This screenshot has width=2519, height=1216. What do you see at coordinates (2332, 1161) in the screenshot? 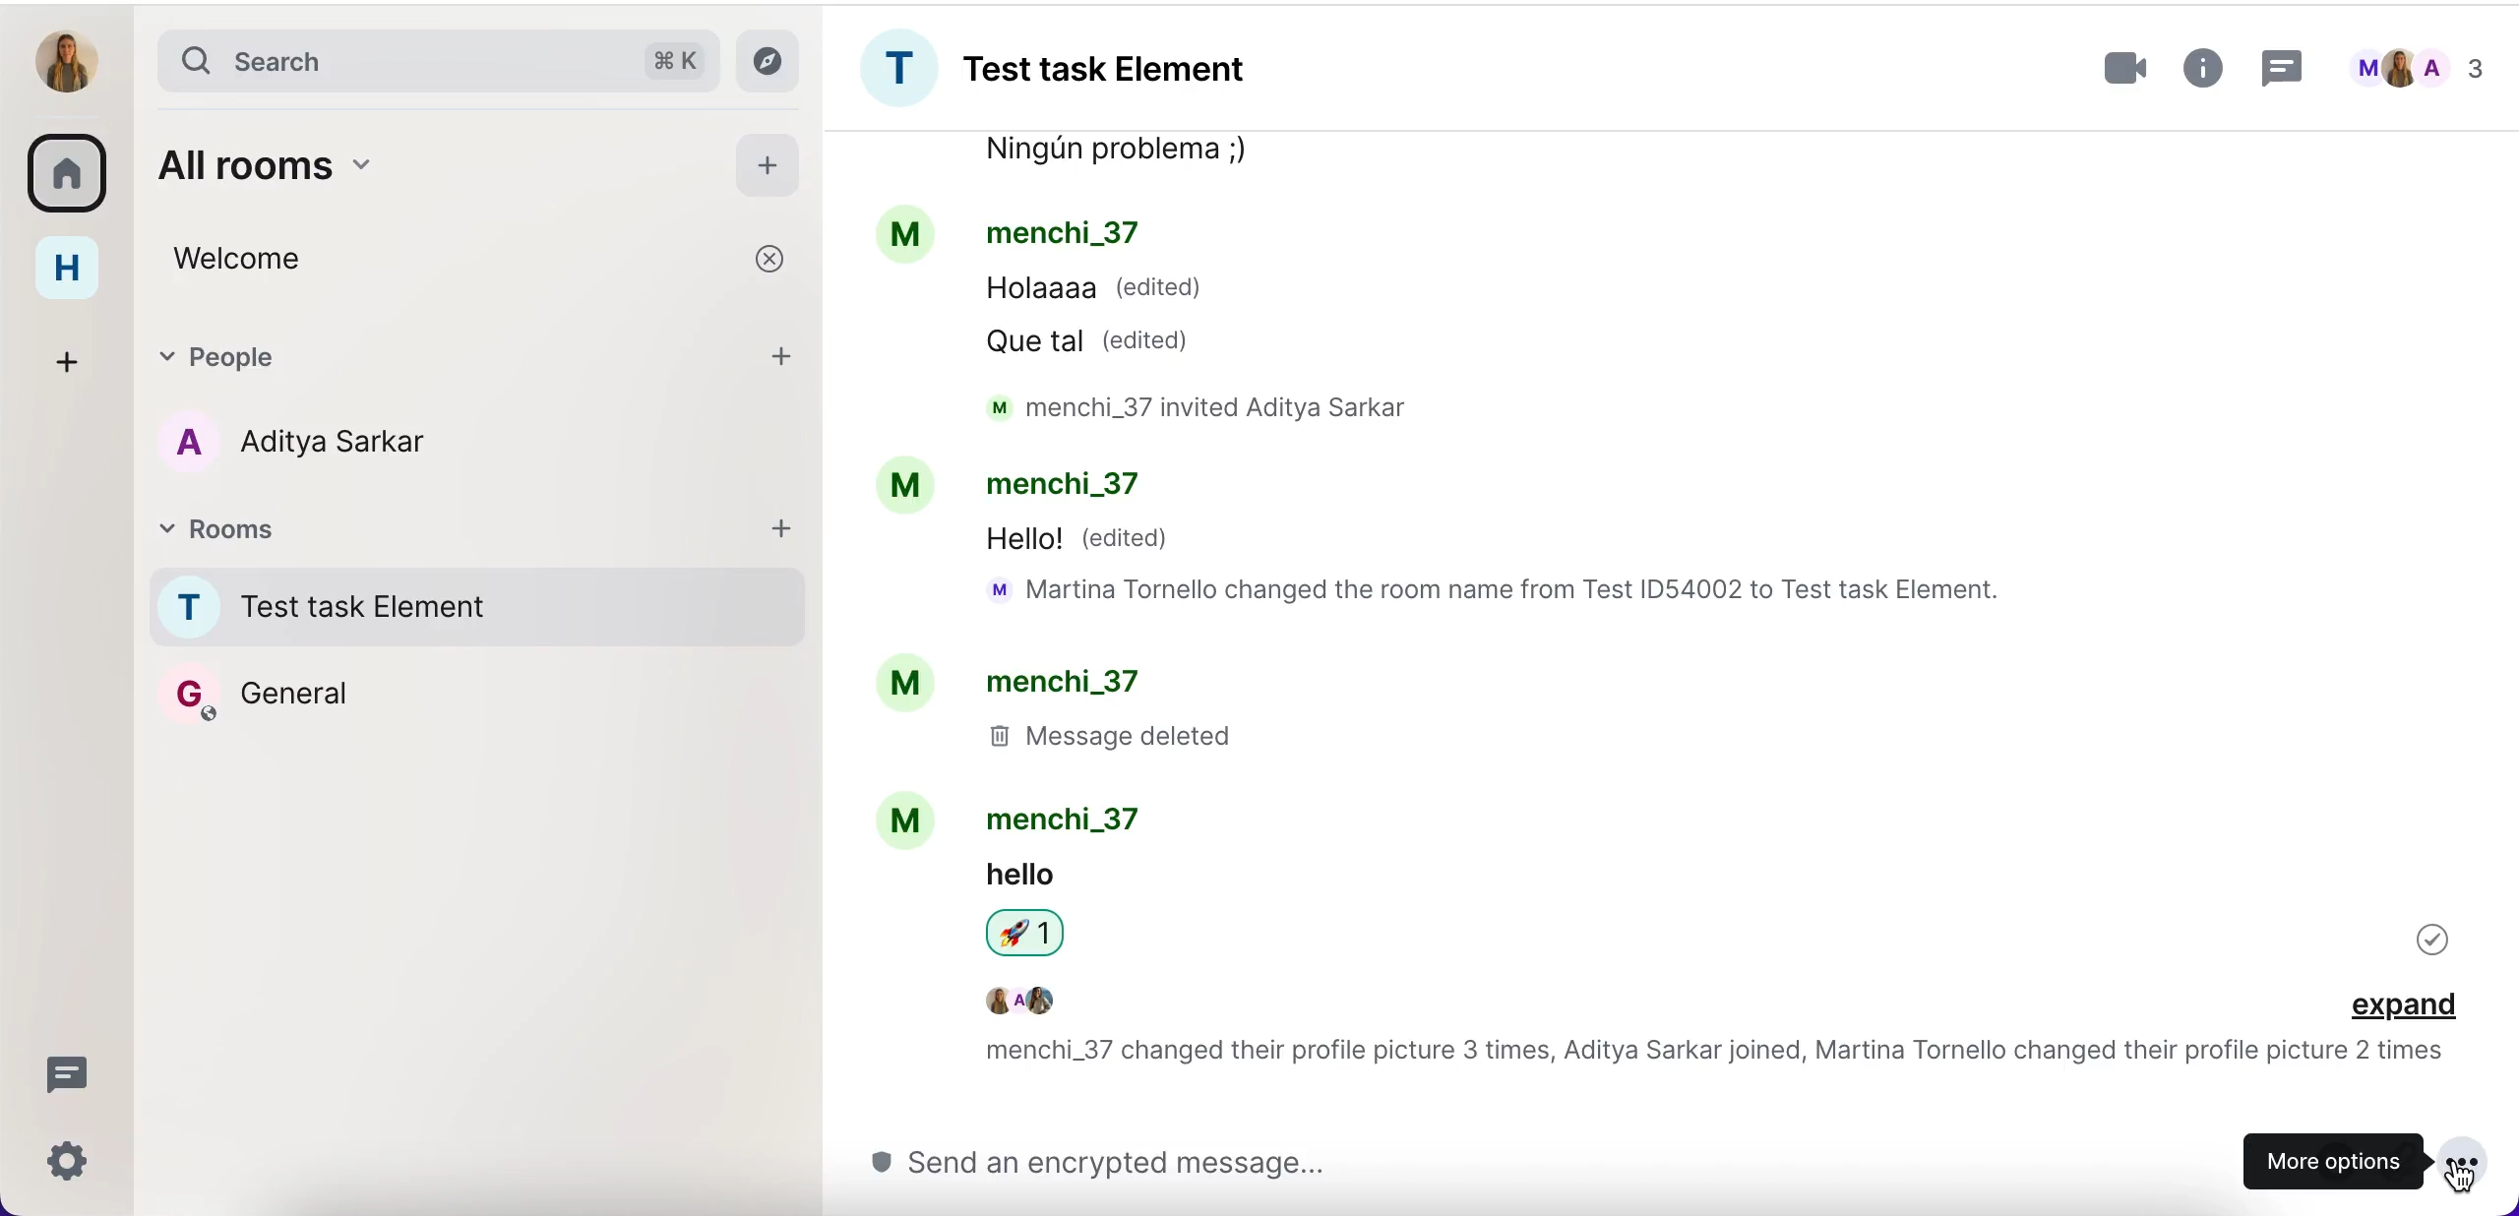
I see `more options ` at bounding box center [2332, 1161].